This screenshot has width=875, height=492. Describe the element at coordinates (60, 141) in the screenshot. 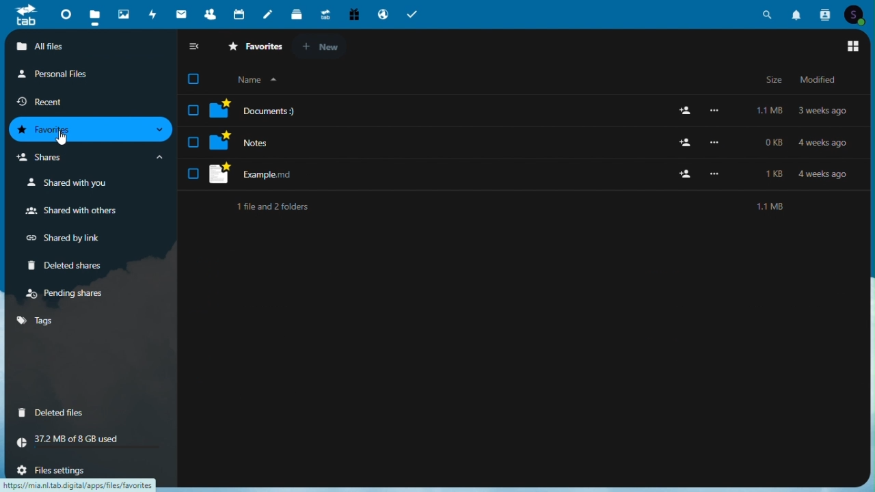

I see `` at that location.